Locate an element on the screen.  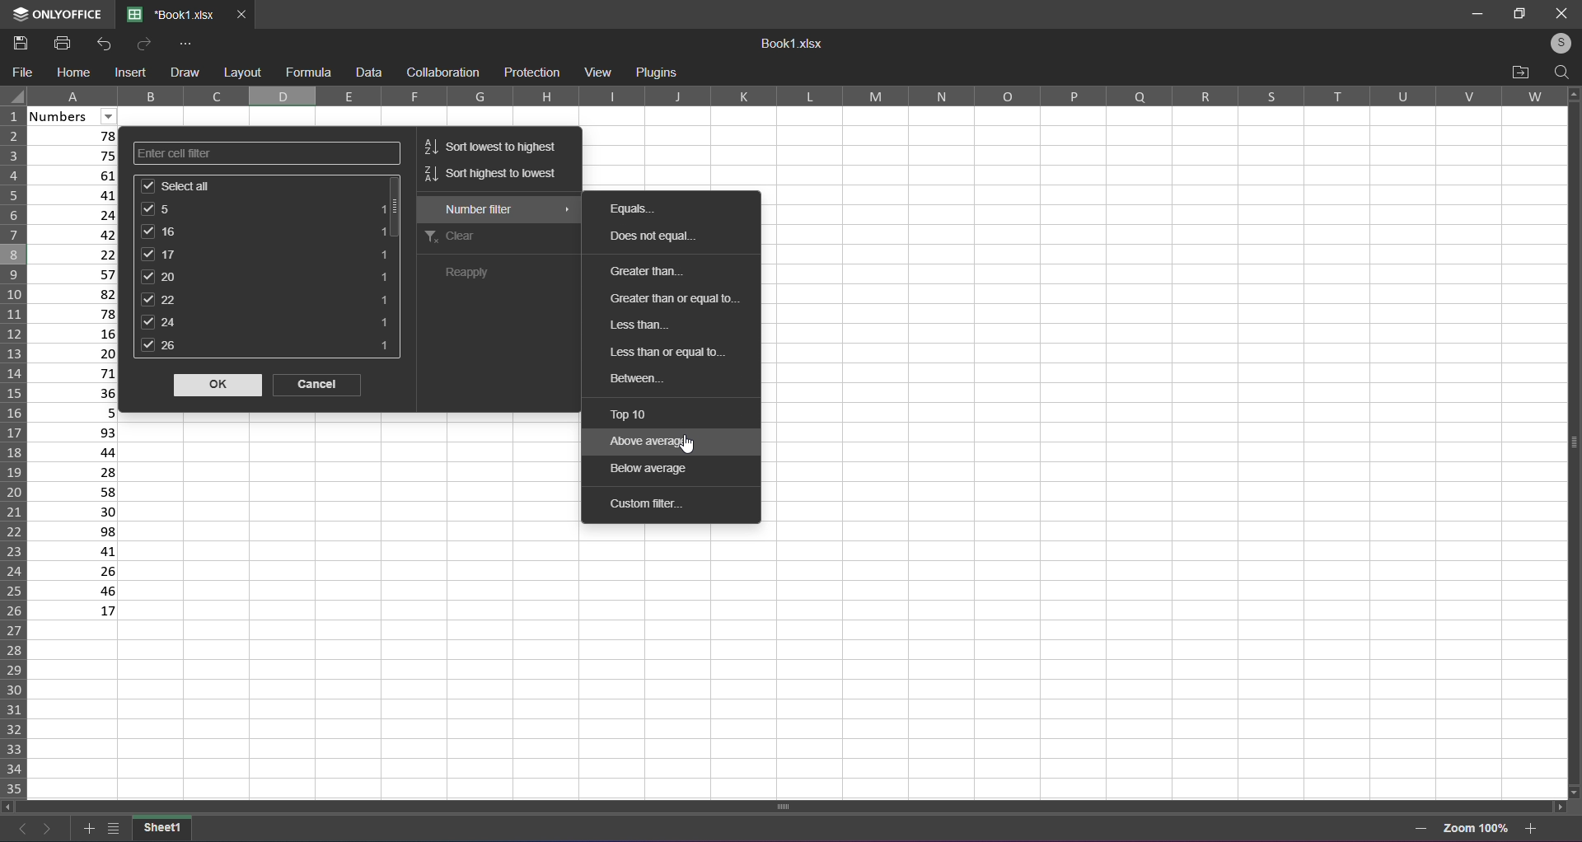
less than or equal to is located at coordinates (675, 348).